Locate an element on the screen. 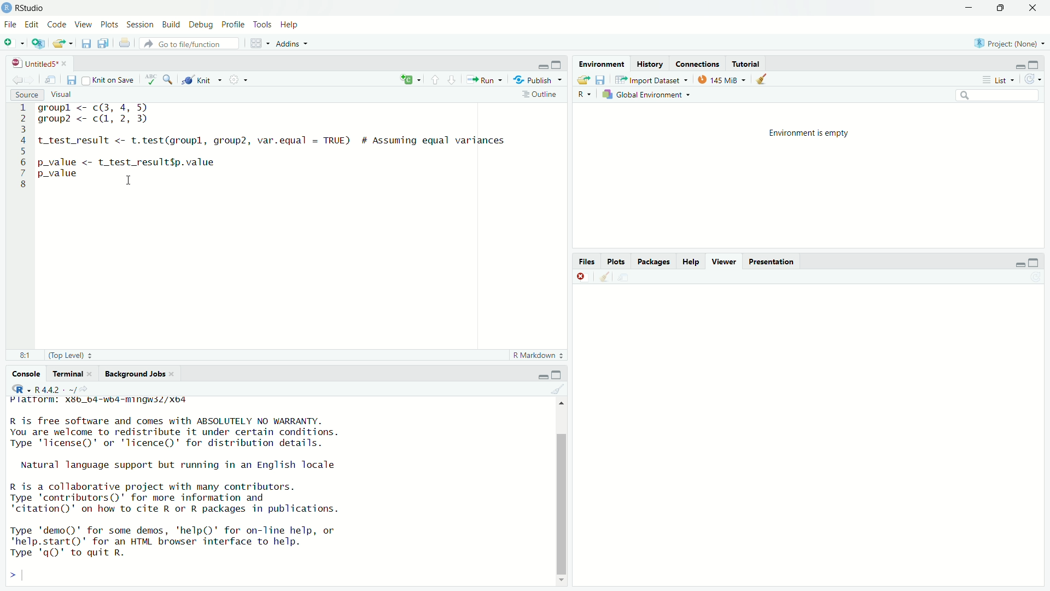 The height and width of the screenshot is (591, 1050). settings is located at coordinates (239, 79).